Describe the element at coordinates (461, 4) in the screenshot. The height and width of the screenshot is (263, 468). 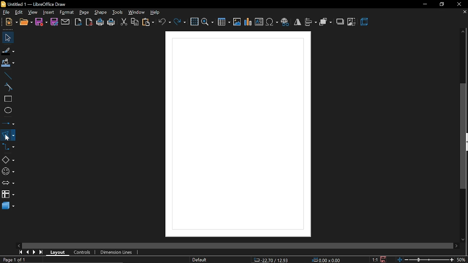
I see `close` at that location.